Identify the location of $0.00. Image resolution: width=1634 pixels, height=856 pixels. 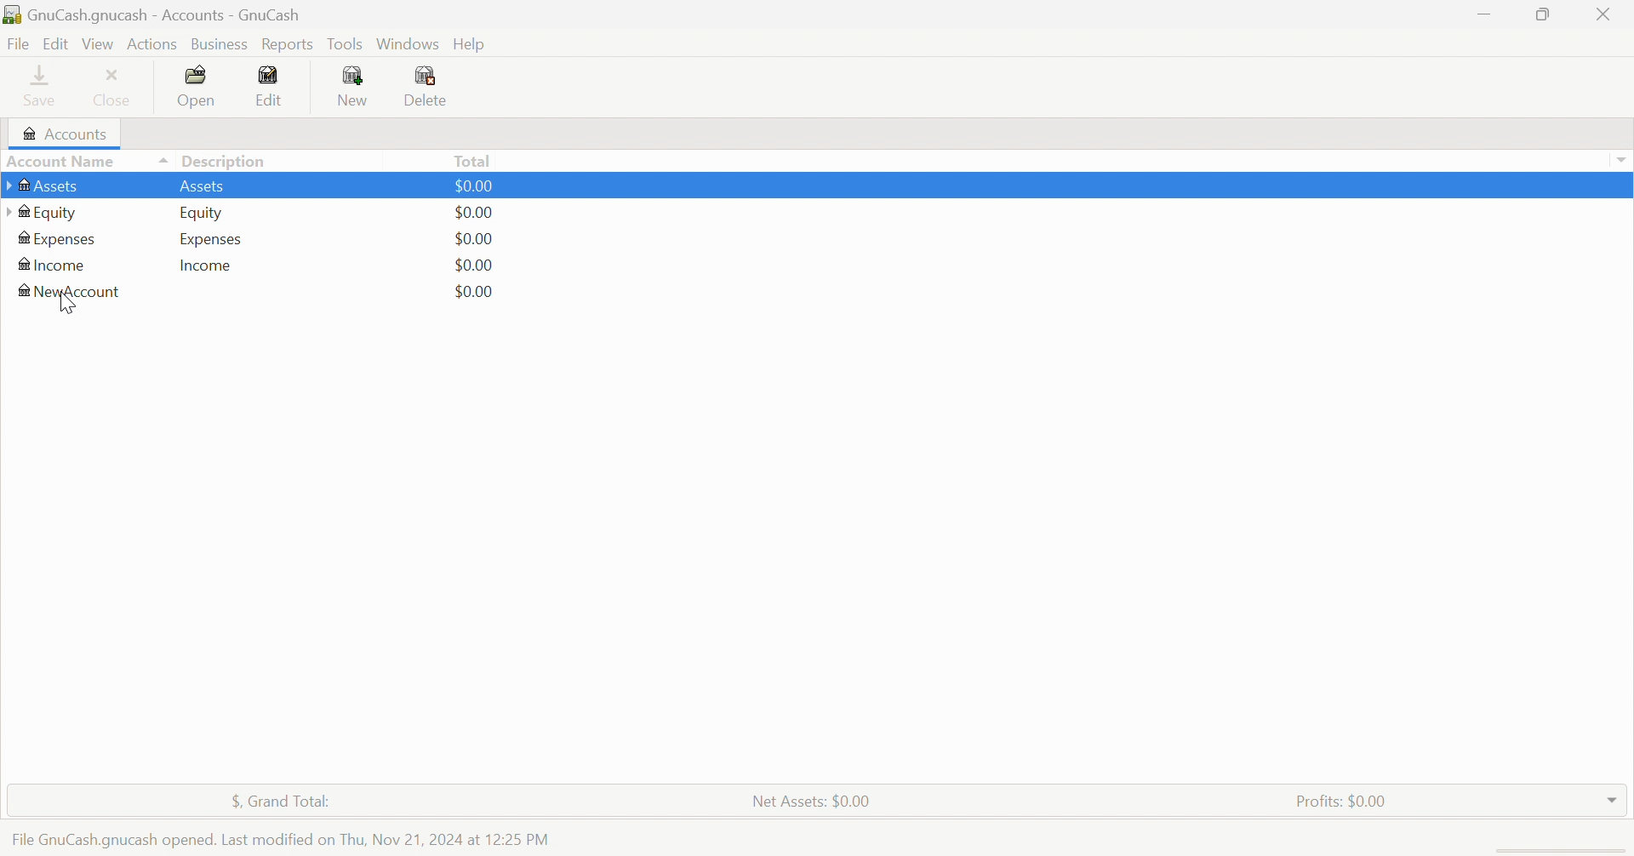
(474, 292).